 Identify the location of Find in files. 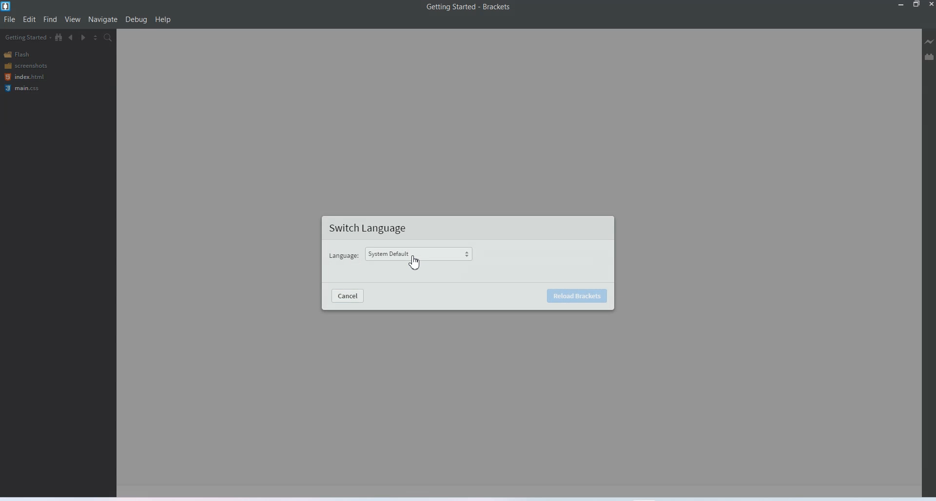
(109, 37).